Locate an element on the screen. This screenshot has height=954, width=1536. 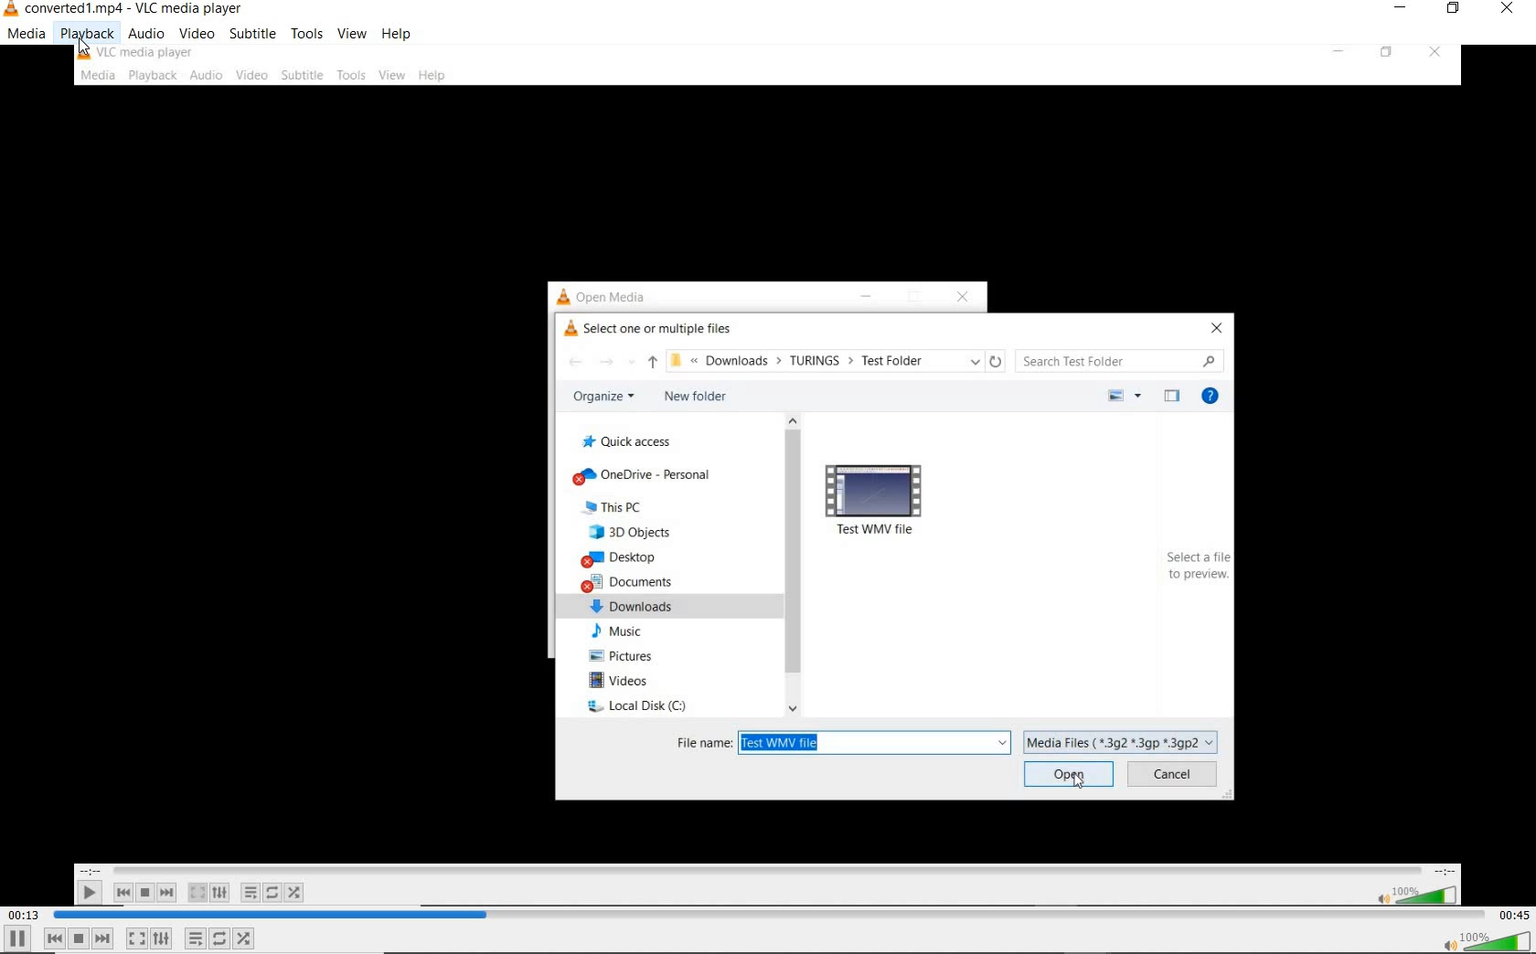
subtitle is located at coordinates (254, 33).